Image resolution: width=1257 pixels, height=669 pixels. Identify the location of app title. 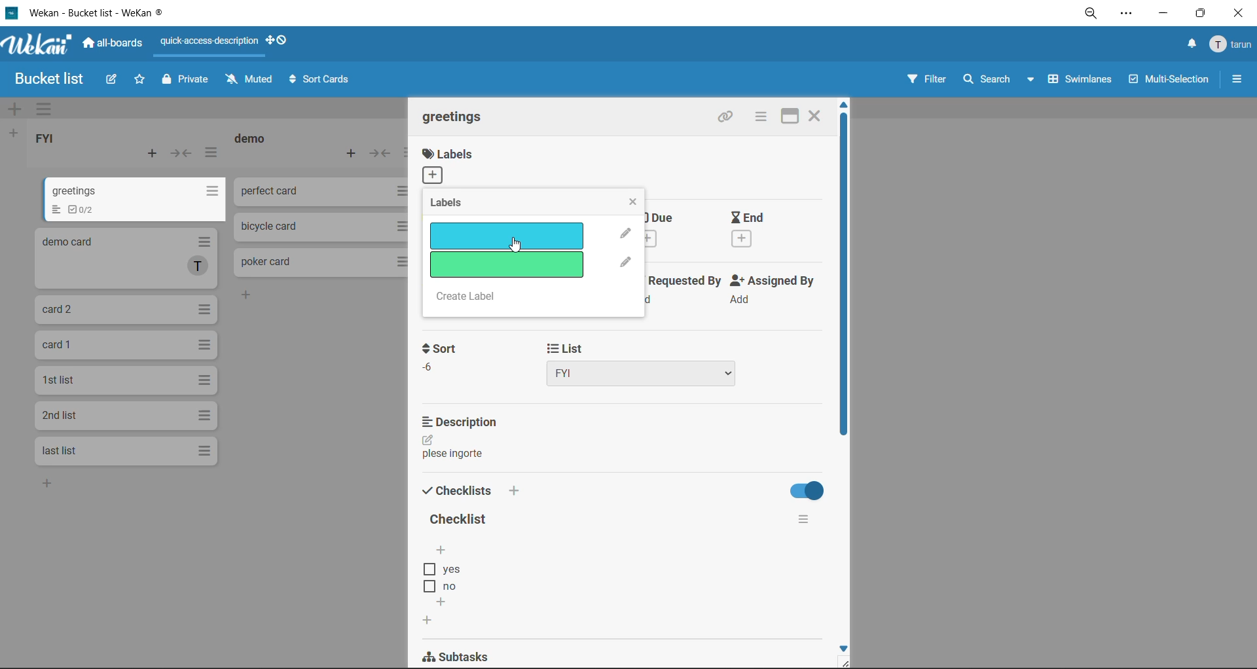
(91, 13).